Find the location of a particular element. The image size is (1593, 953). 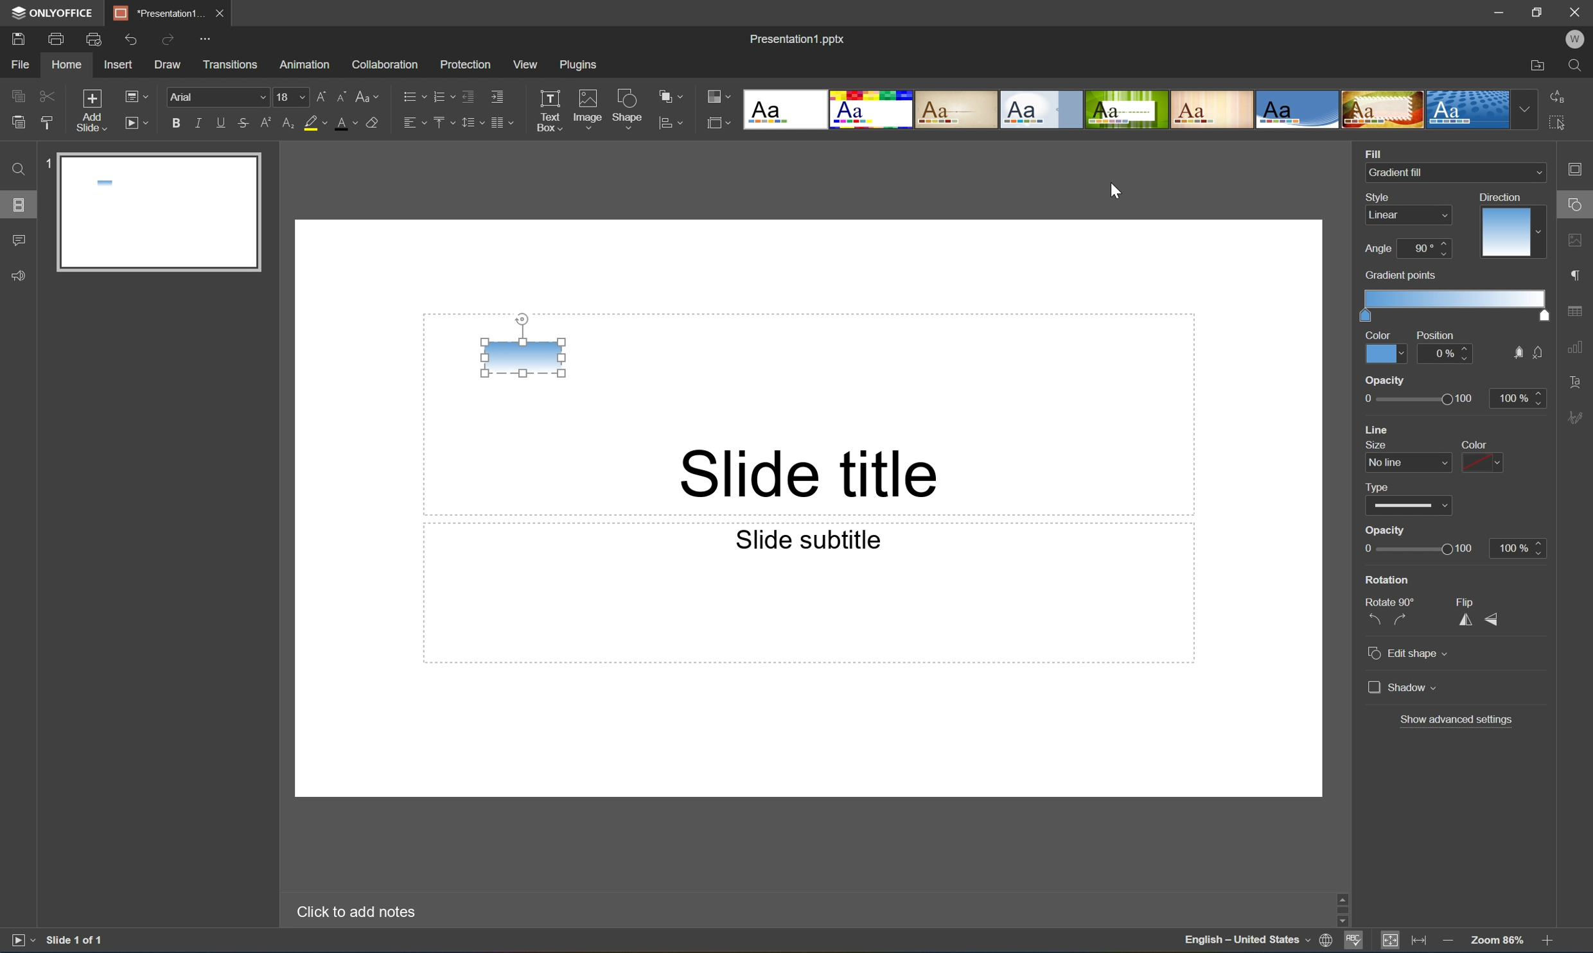

Position is located at coordinates (1434, 335).